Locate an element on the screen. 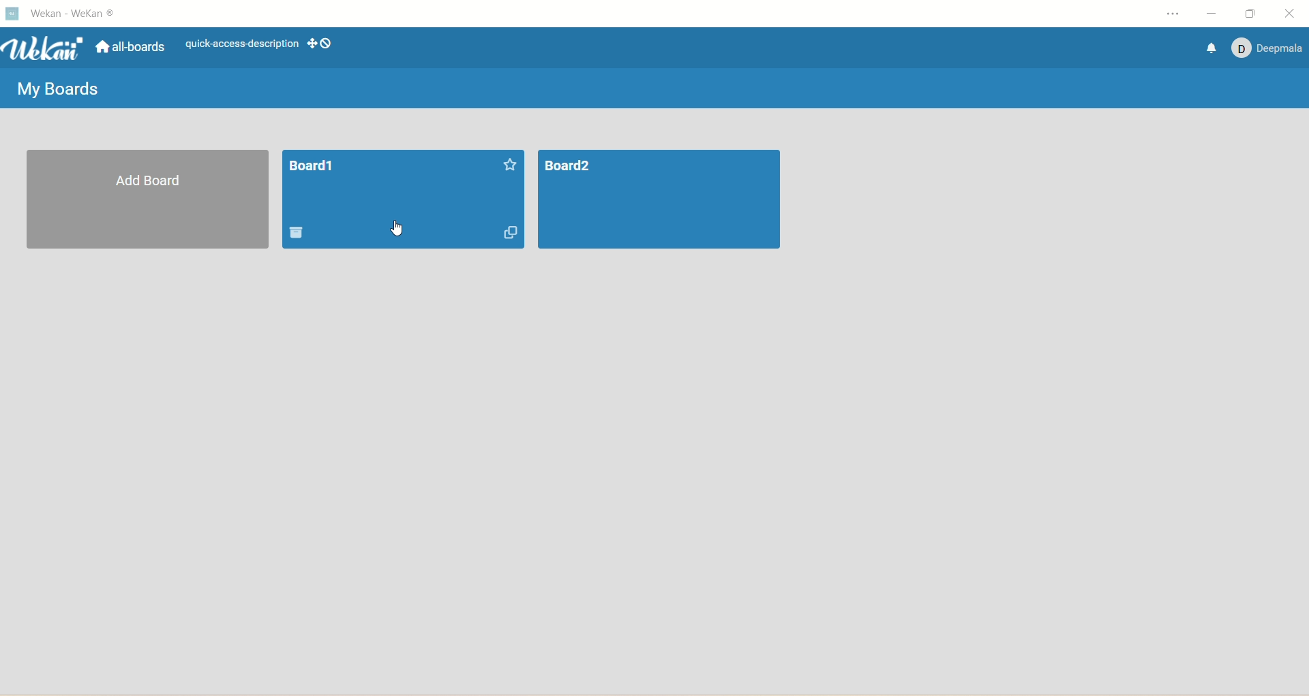 The image size is (1309, 696). notification is located at coordinates (1208, 47).